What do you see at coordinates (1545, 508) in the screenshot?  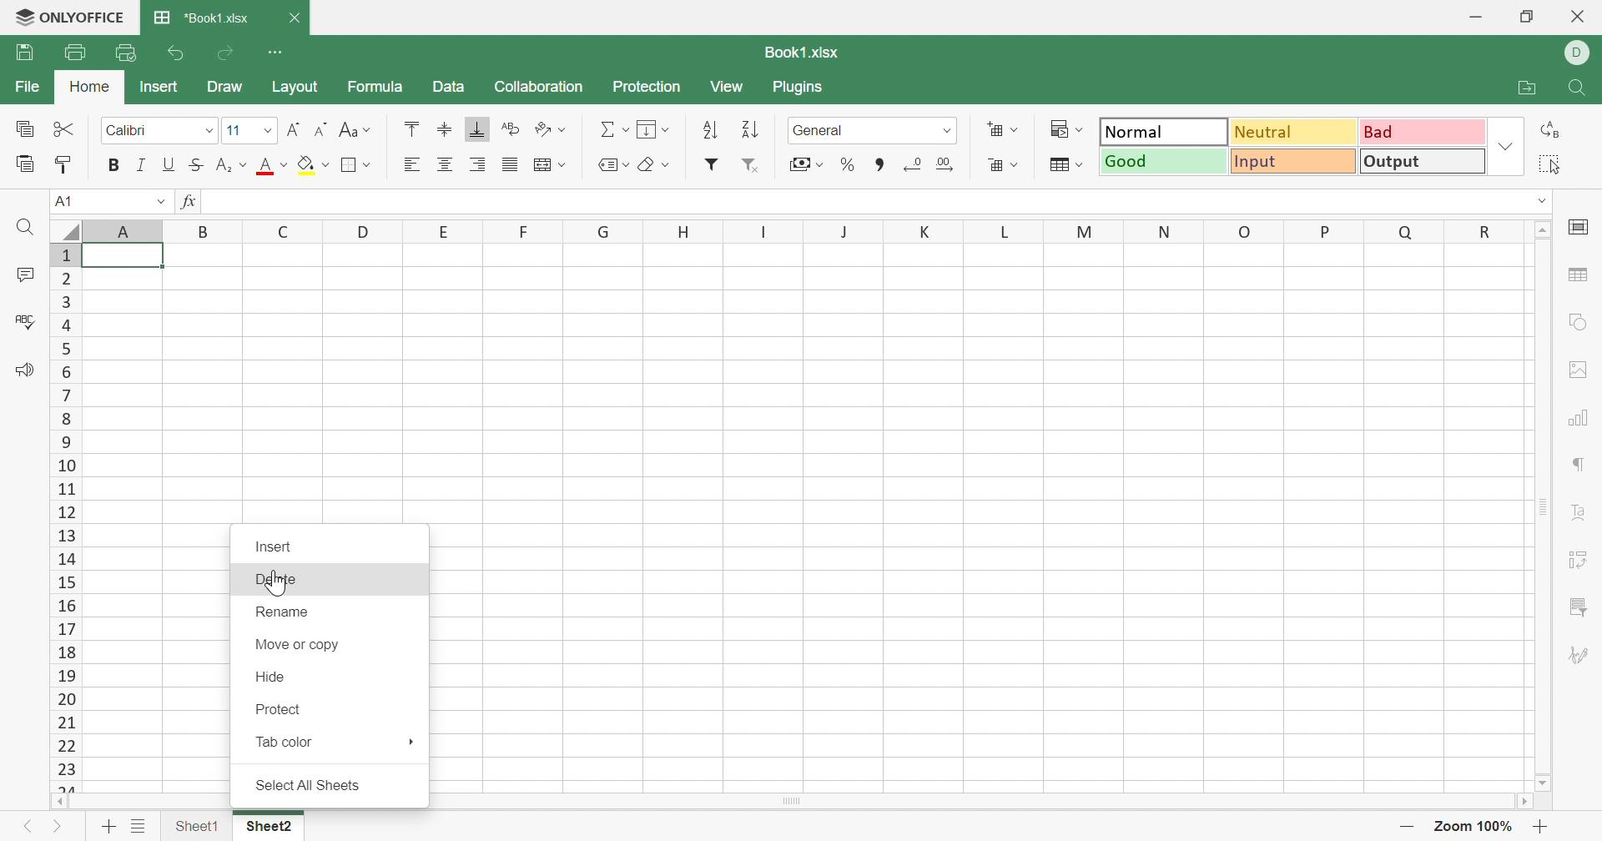 I see `Scroll Bar` at bounding box center [1545, 508].